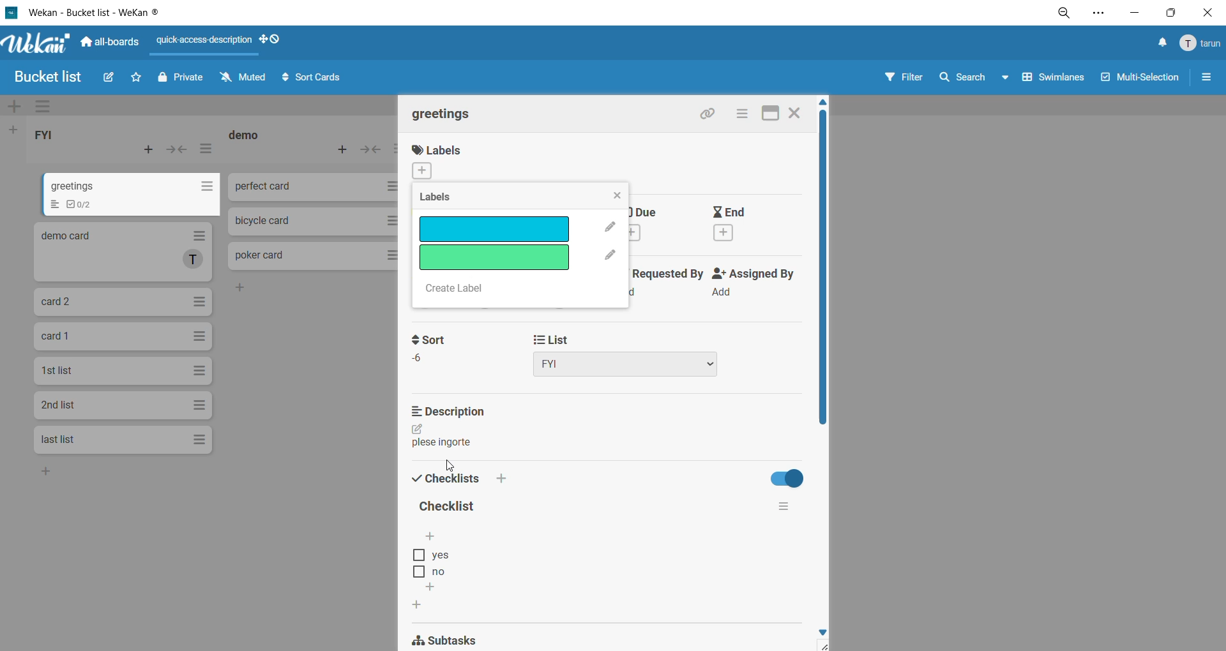 The height and width of the screenshot is (651, 1226). What do you see at coordinates (50, 470) in the screenshot?
I see `add` at bounding box center [50, 470].